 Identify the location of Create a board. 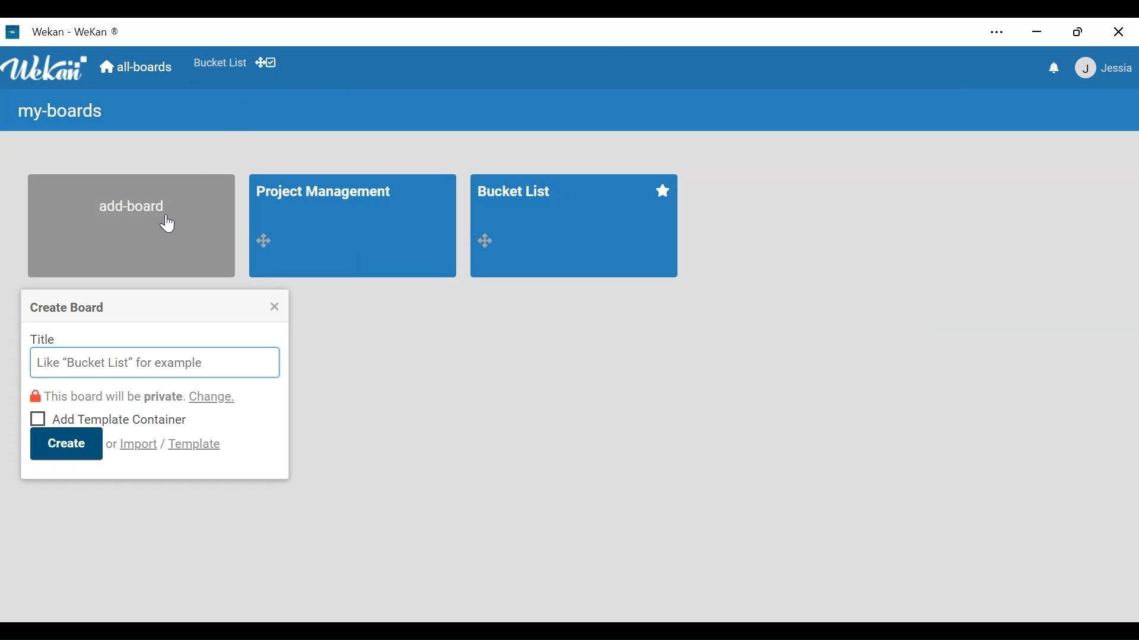
(69, 308).